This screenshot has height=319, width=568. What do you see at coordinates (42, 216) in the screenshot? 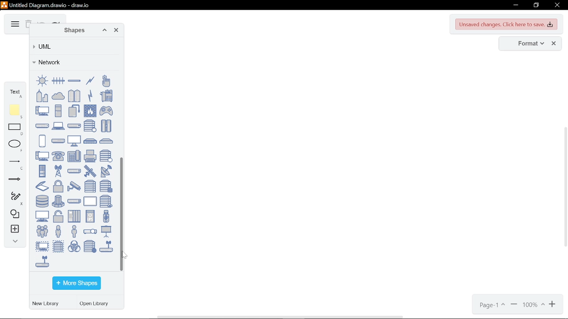
I see `terminal` at bounding box center [42, 216].